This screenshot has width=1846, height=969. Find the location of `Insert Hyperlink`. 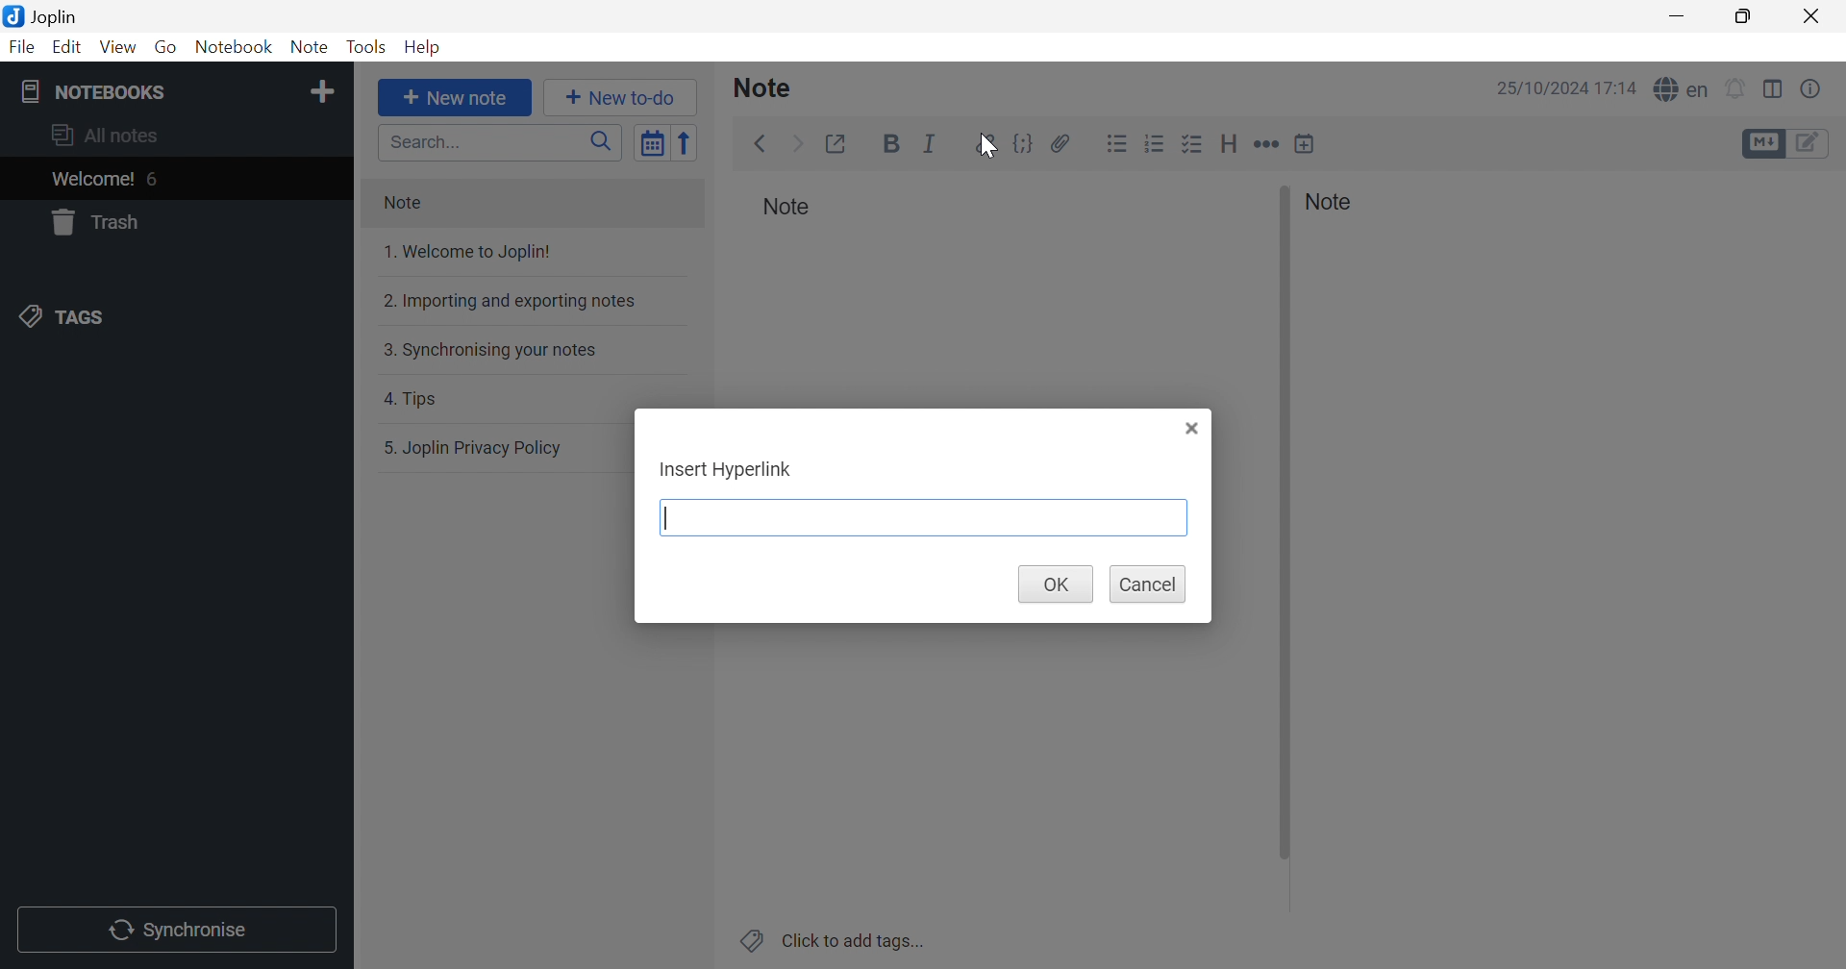

Insert Hyperlink is located at coordinates (729, 472).